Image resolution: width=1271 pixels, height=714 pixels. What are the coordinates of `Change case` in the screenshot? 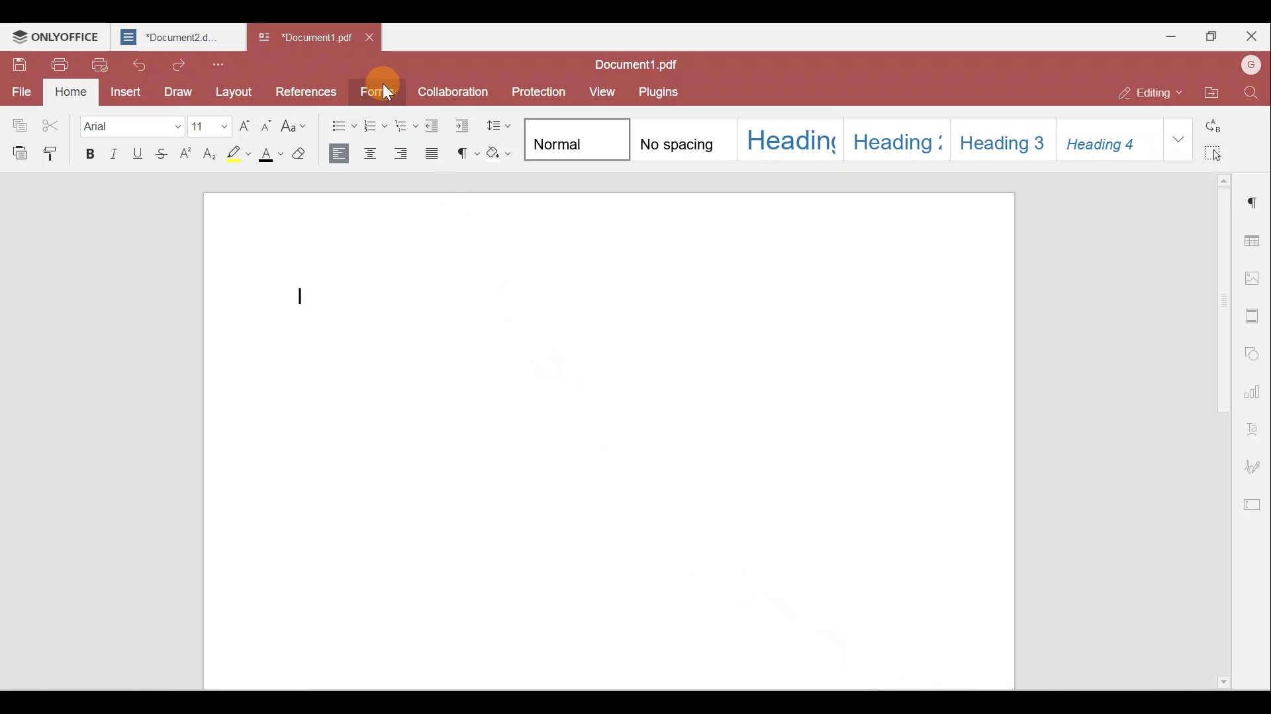 It's located at (298, 126).